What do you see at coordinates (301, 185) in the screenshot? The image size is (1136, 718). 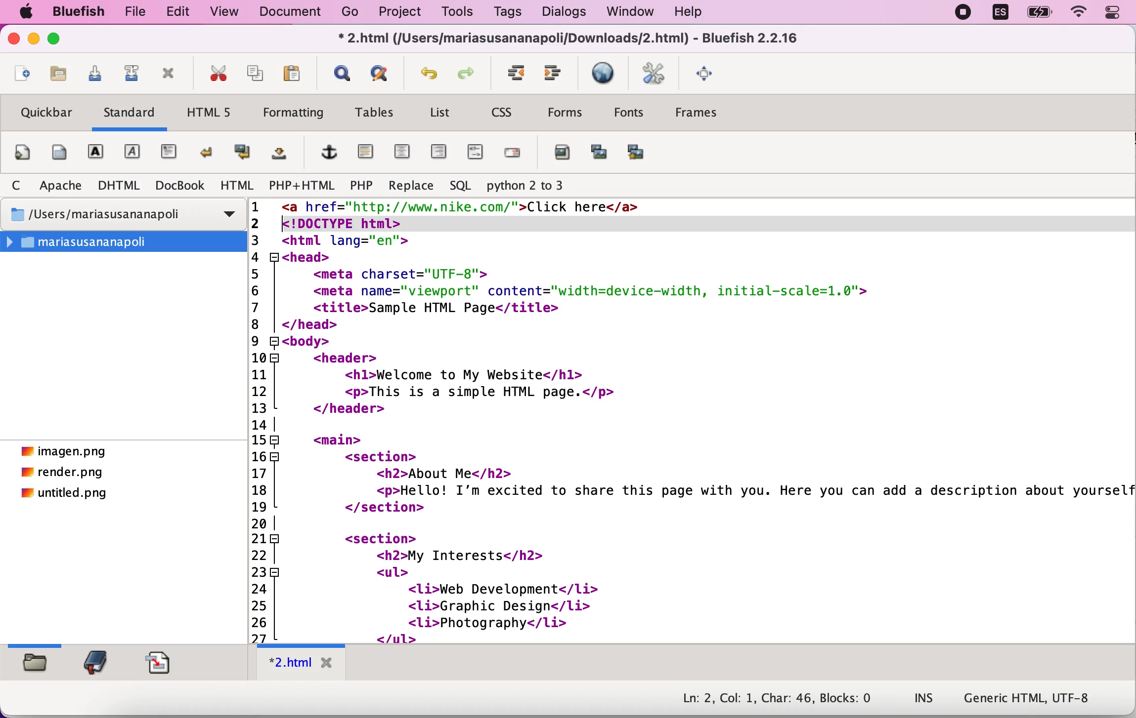 I see `php+html` at bounding box center [301, 185].